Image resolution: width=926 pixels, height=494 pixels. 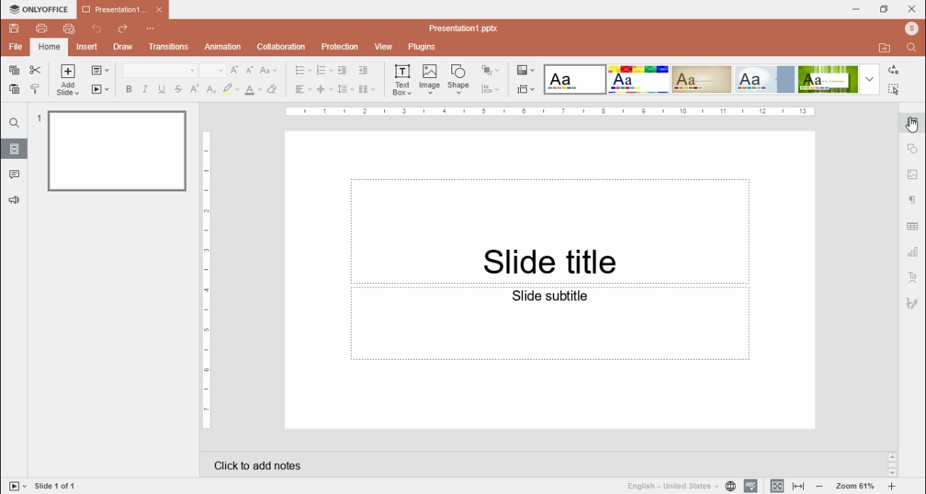 I want to click on decrement font size, so click(x=251, y=70).